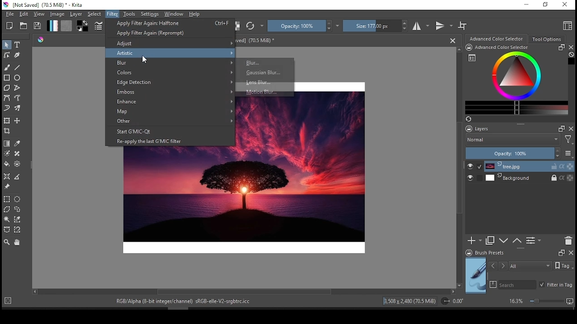 The width and height of the screenshot is (577, 324). What do you see at coordinates (17, 177) in the screenshot?
I see `measure the distance between two points` at bounding box center [17, 177].